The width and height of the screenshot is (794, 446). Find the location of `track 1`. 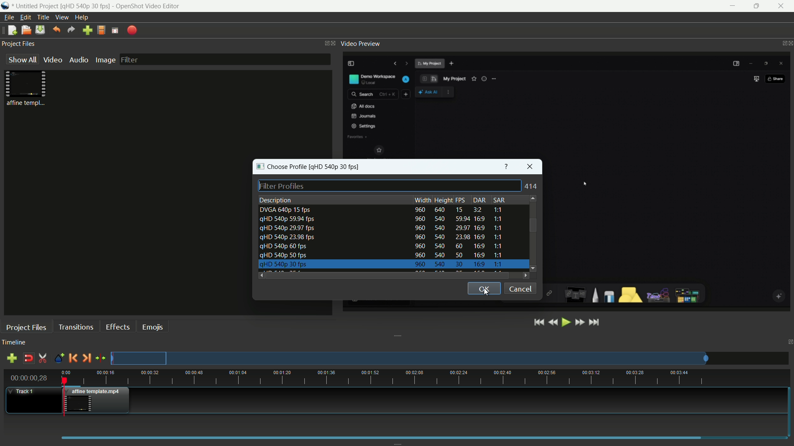

track 1 is located at coordinates (23, 391).